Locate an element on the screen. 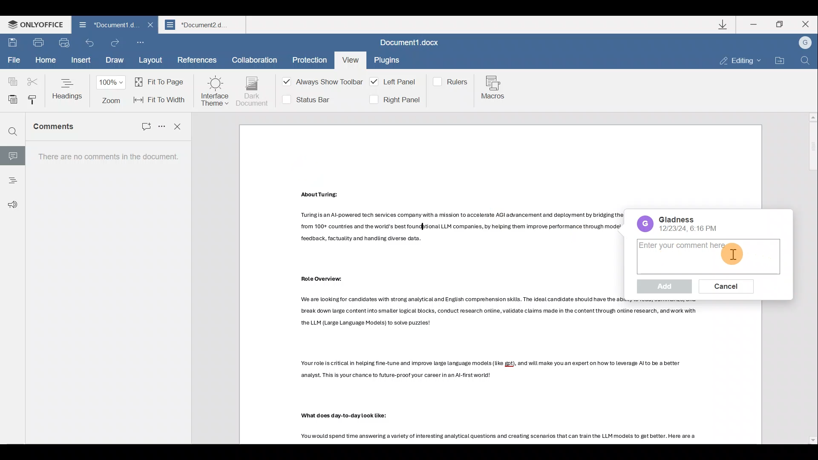  Downloads is located at coordinates (724, 24).